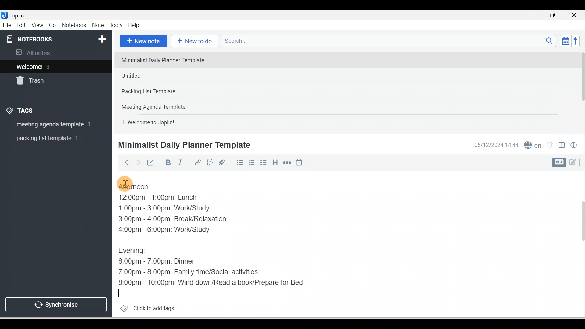 The image size is (585, 329). What do you see at coordinates (252, 162) in the screenshot?
I see `Numbered list` at bounding box center [252, 162].